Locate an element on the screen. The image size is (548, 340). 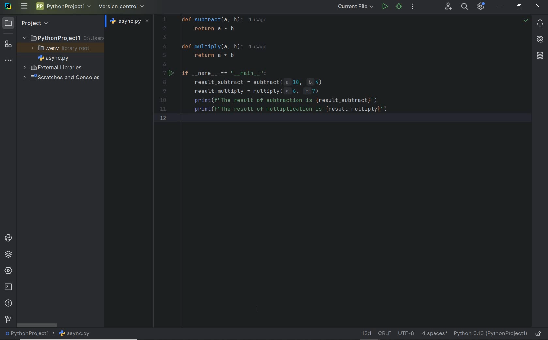
database is located at coordinates (539, 57).